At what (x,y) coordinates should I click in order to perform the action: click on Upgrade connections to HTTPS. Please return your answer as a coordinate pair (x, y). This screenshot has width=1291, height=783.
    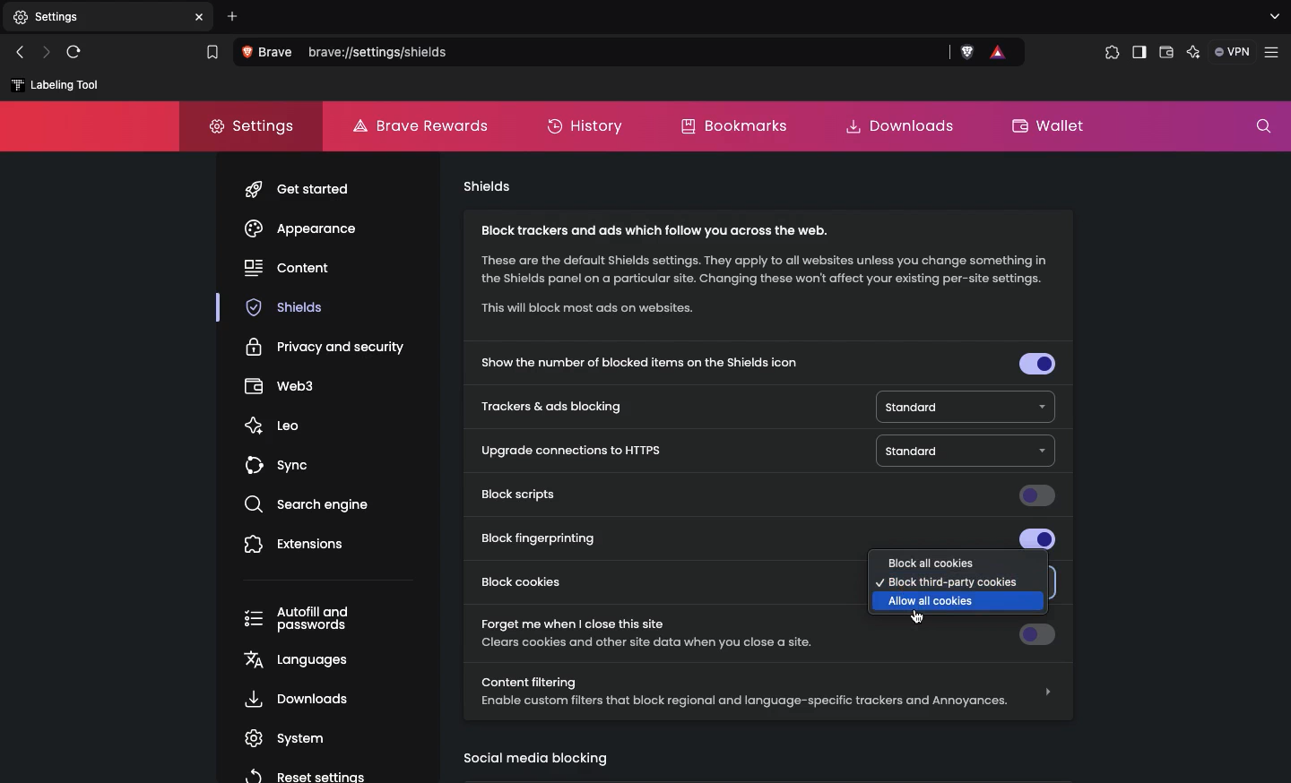
    Looking at the image, I should click on (569, 450).